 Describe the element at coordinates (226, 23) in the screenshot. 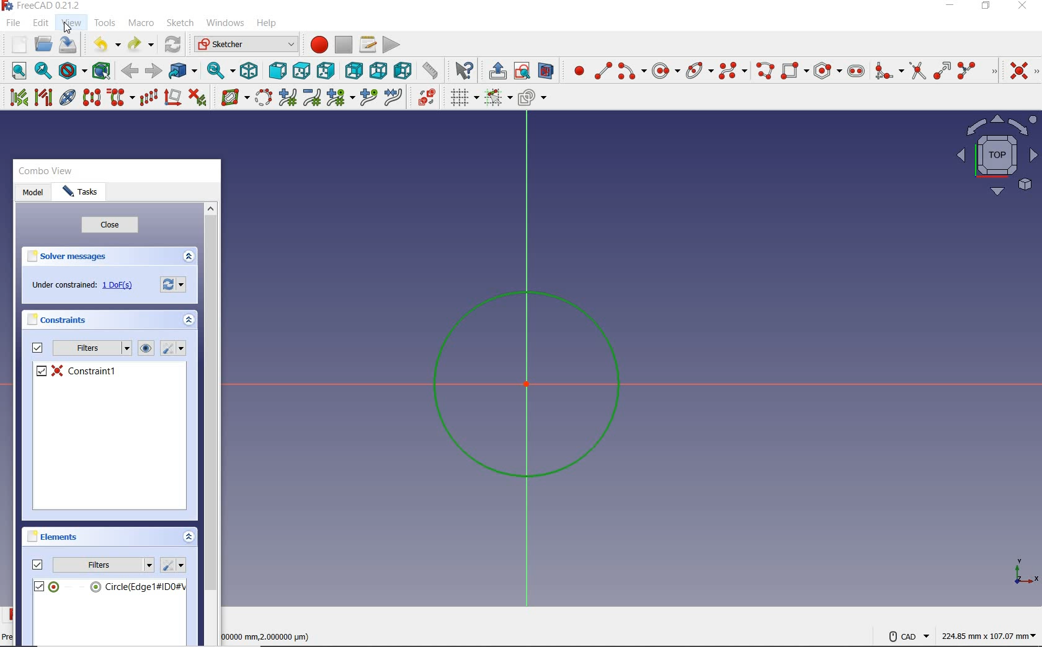

I see `windows` at that location.